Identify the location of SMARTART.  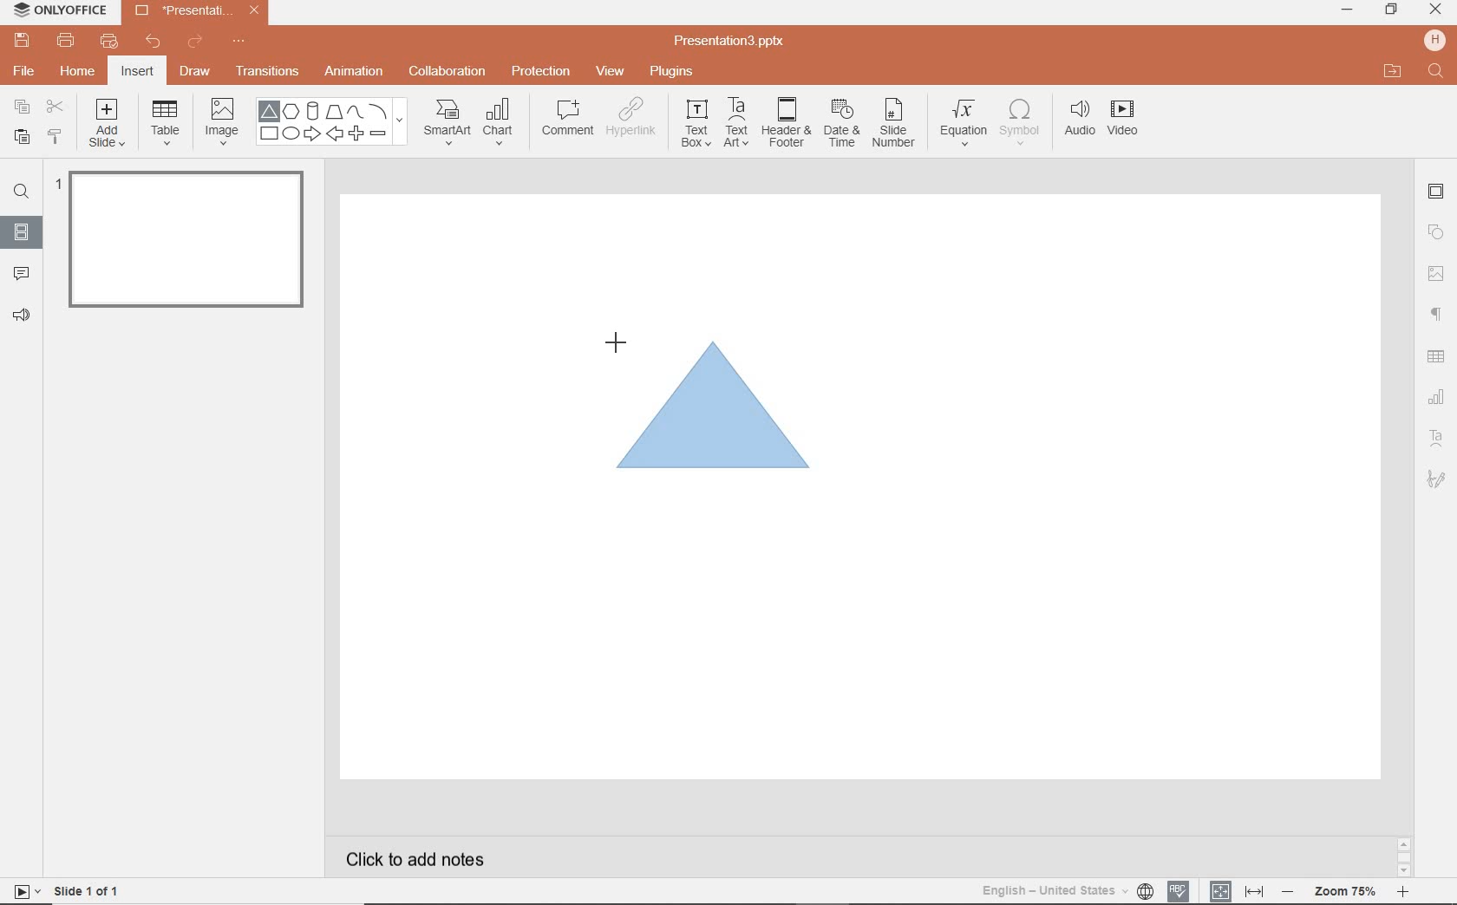
(448, 128).